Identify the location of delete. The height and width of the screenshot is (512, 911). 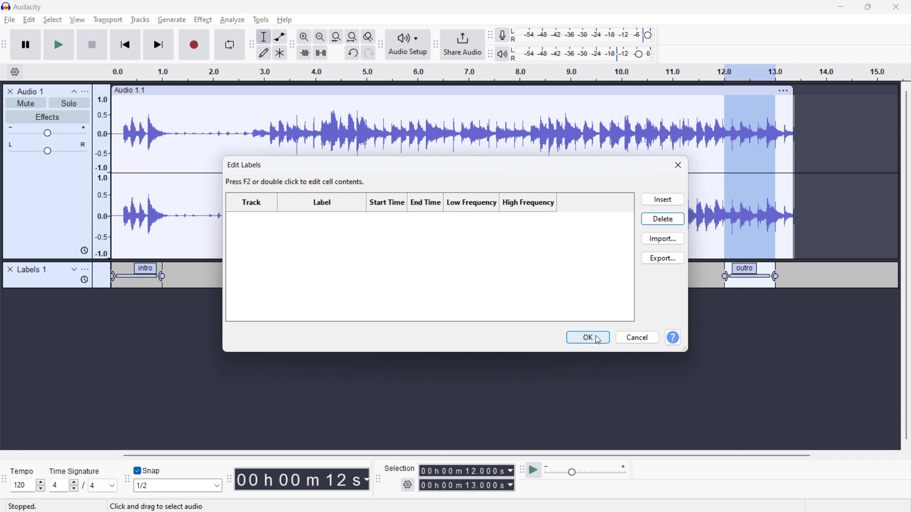
(663, 218).